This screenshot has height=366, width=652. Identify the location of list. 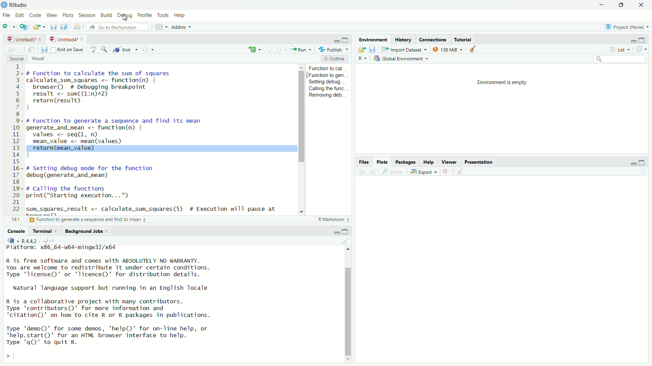
(619, 49).